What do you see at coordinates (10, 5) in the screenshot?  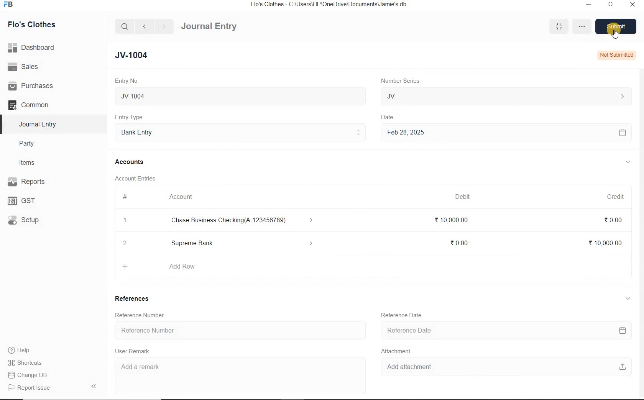 I see `Frappe Books logo` at bounding box center [10, 5].